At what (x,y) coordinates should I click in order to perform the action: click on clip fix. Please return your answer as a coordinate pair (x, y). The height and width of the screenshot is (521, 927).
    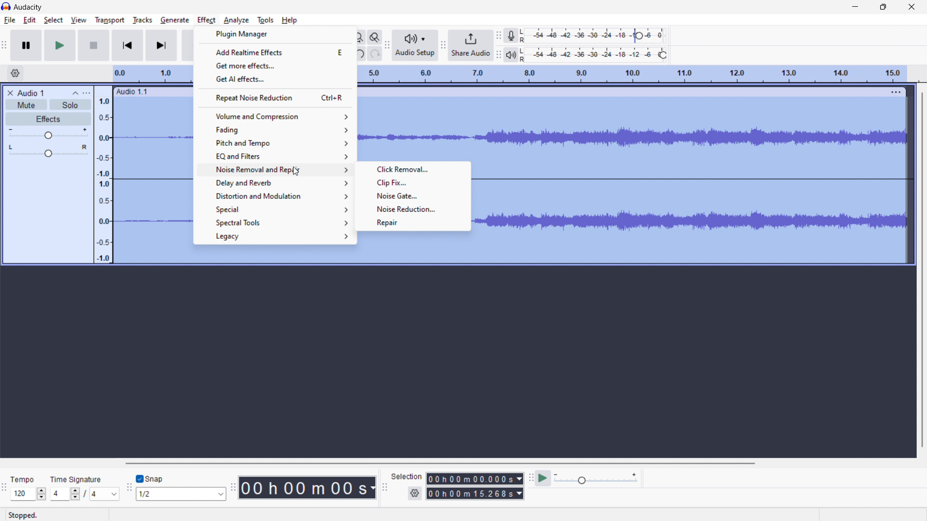
    Looking at the image, I should click on (412, 183).